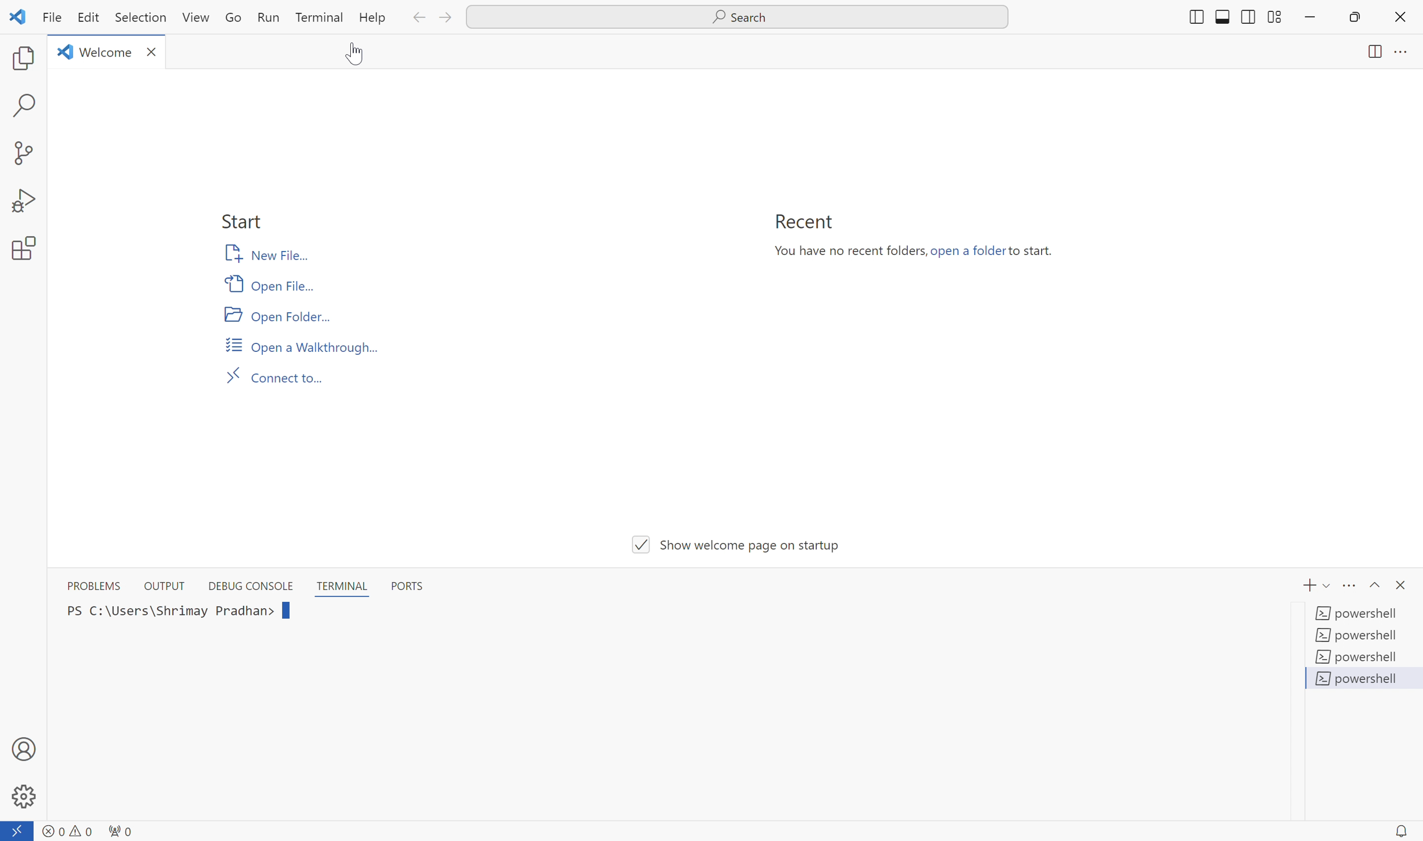 The image size is (1423, 841). Describe the element at coordinates (26, 106) in the screenshot. I see `search` at that location.